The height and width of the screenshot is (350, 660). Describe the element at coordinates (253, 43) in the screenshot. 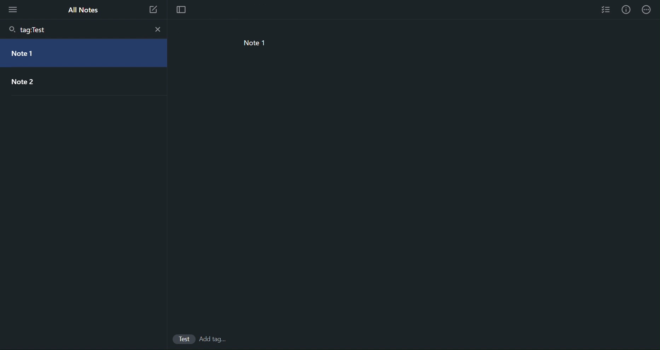

I see `note 1` at that location.